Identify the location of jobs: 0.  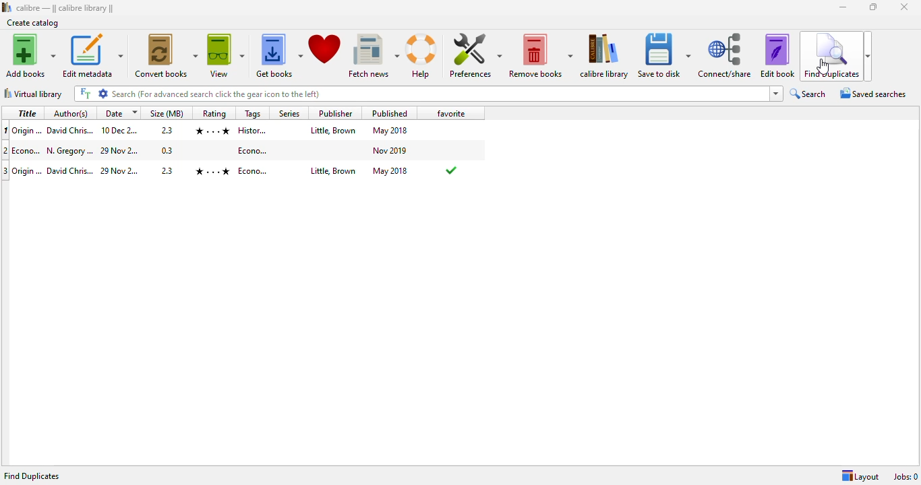
(905, 477).